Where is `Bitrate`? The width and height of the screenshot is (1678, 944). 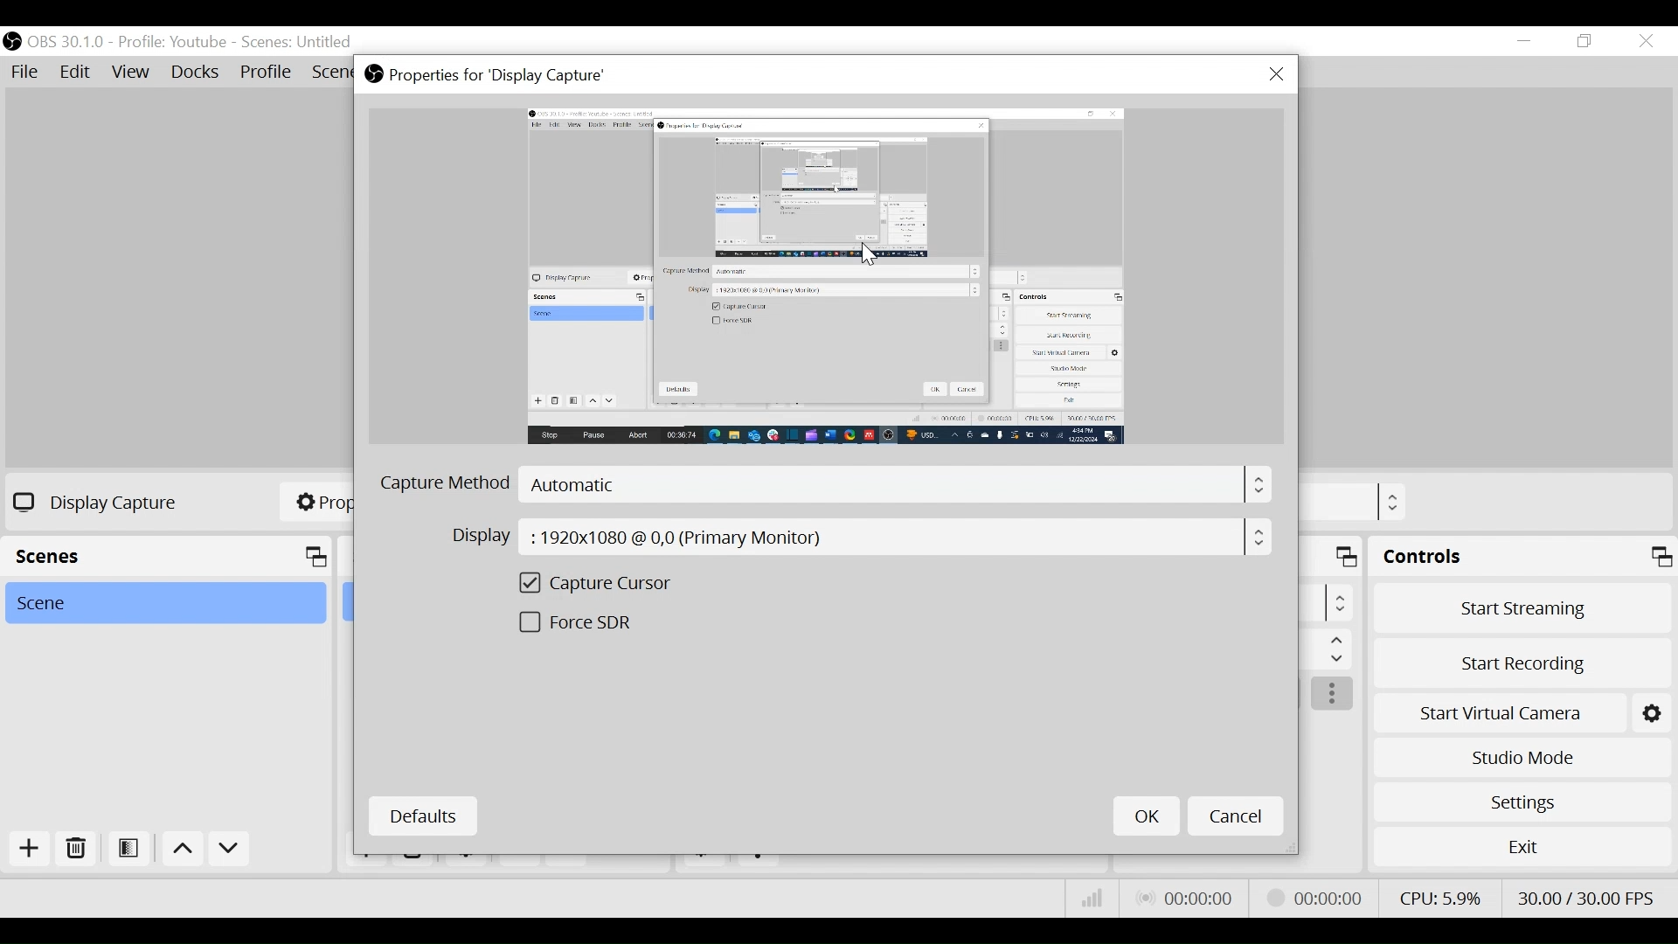
Bitrate is located at coordinates (1093, 897).